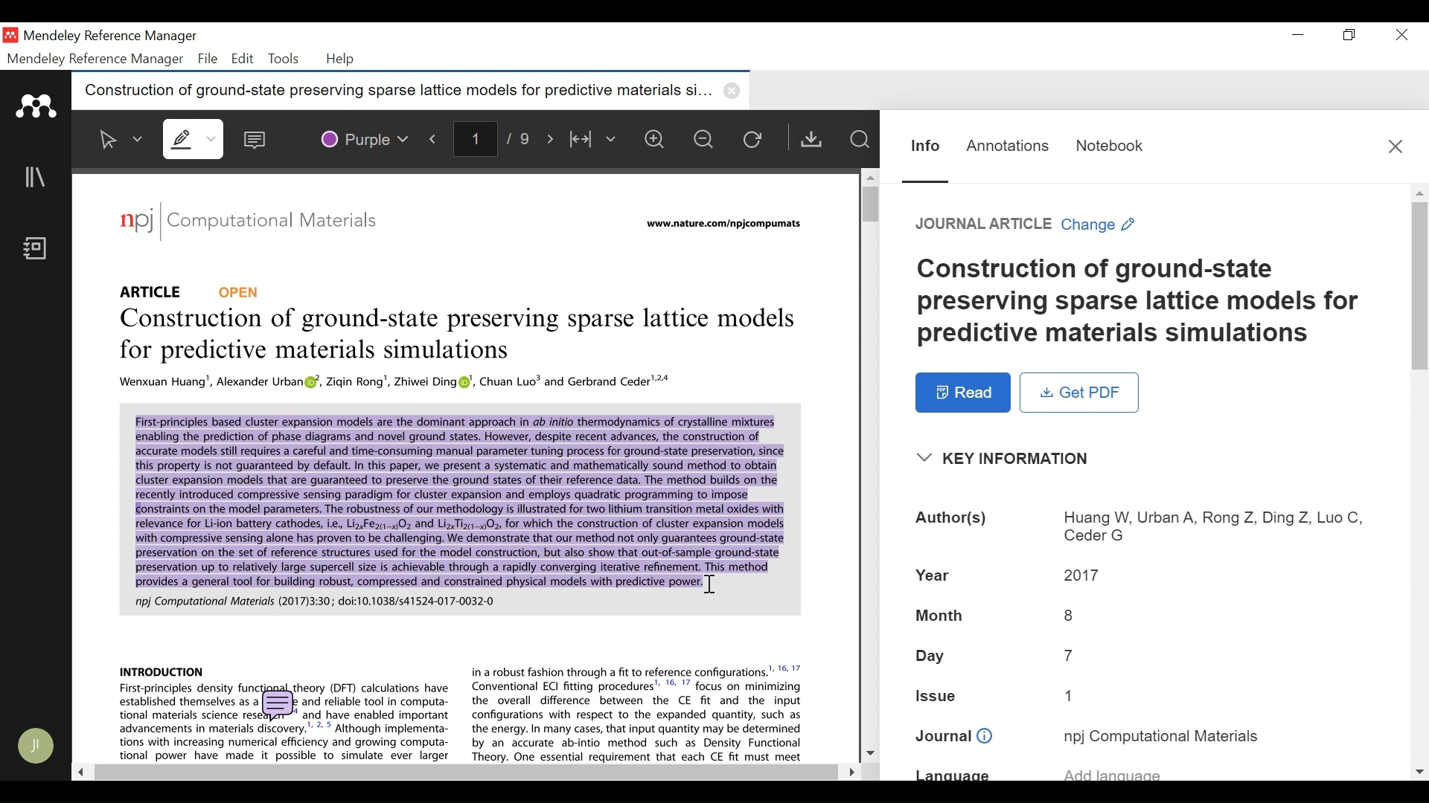  Describe the element at coordinates (12, 36) in the screenshot. I see `Mendeley Desktop Icon` at that location.